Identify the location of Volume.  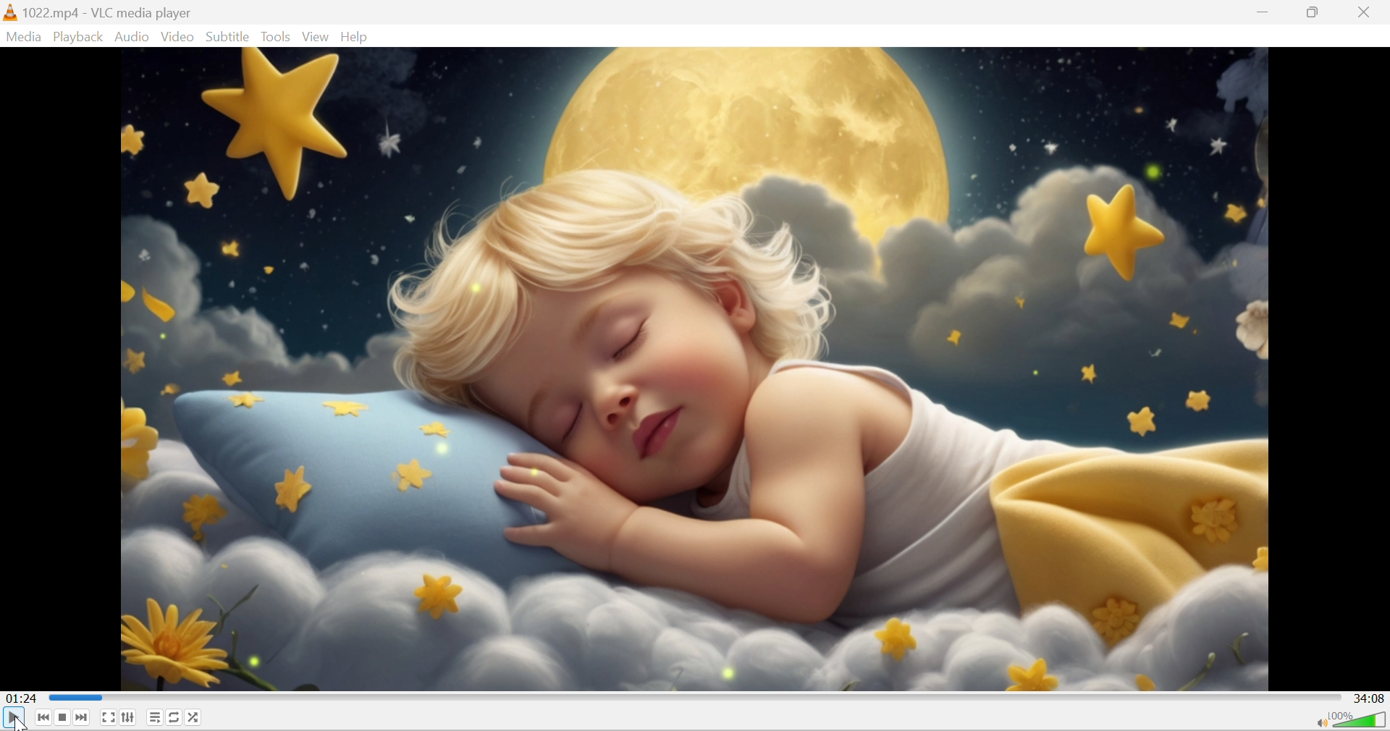
(1358, 720).